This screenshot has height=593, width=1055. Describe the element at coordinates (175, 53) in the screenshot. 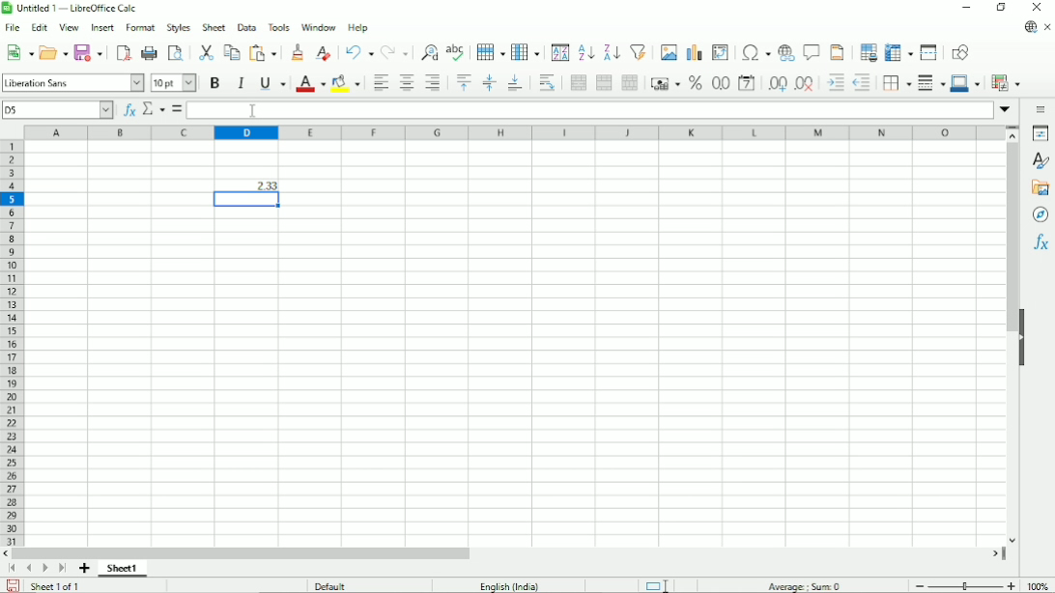

I see `Toggle print preview` at that location.